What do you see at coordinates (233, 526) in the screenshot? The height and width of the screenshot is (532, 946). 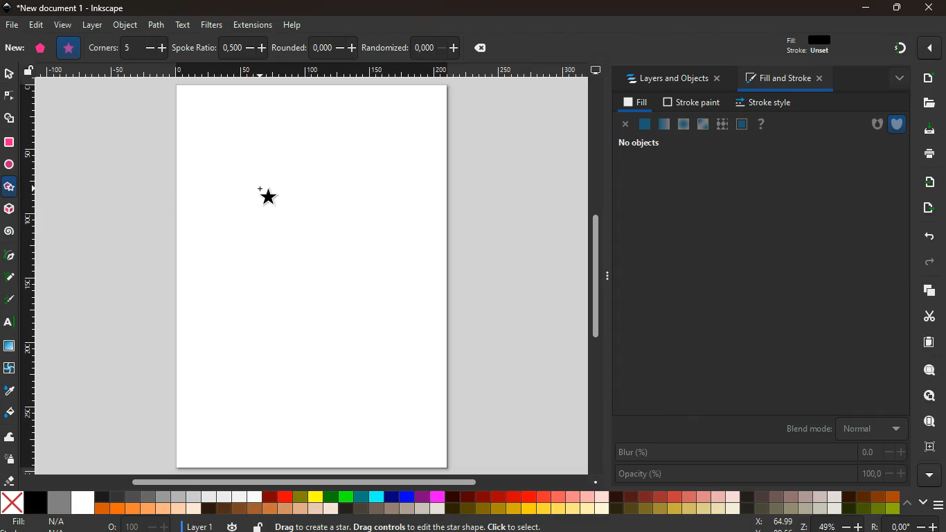 I see `time` at bounding box center [233, 526].